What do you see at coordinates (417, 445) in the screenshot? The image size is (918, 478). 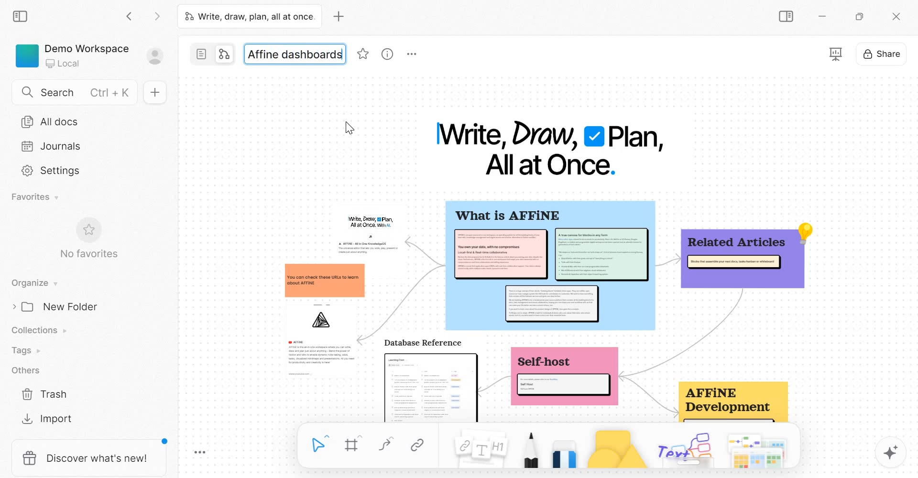 I see `Link` at bounding box center [417, 445].